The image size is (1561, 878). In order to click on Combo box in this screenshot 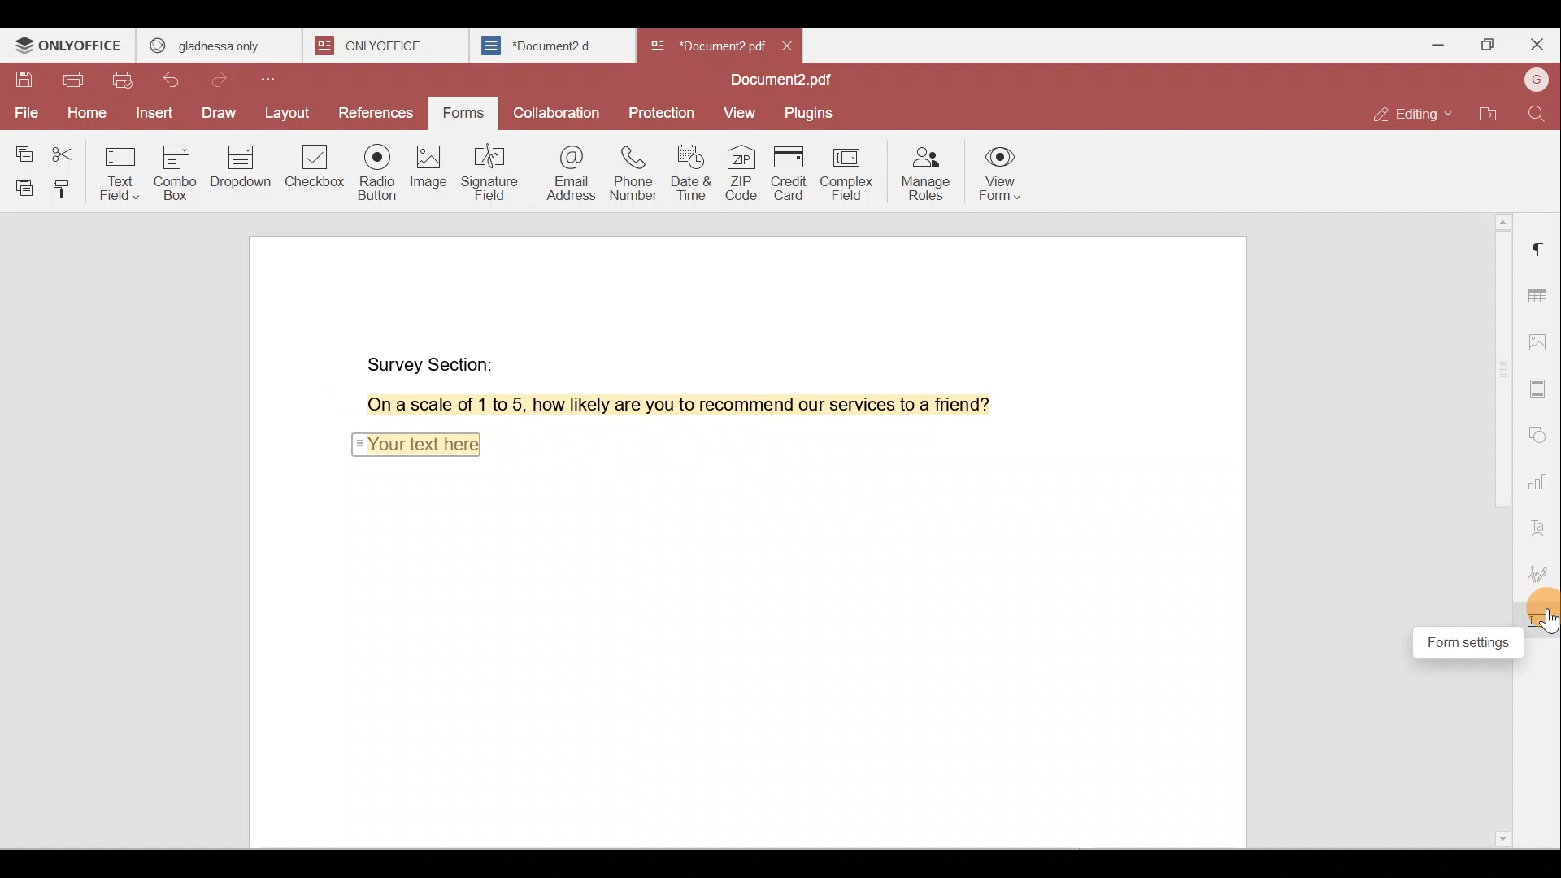, I will do `click(181, 170)`.